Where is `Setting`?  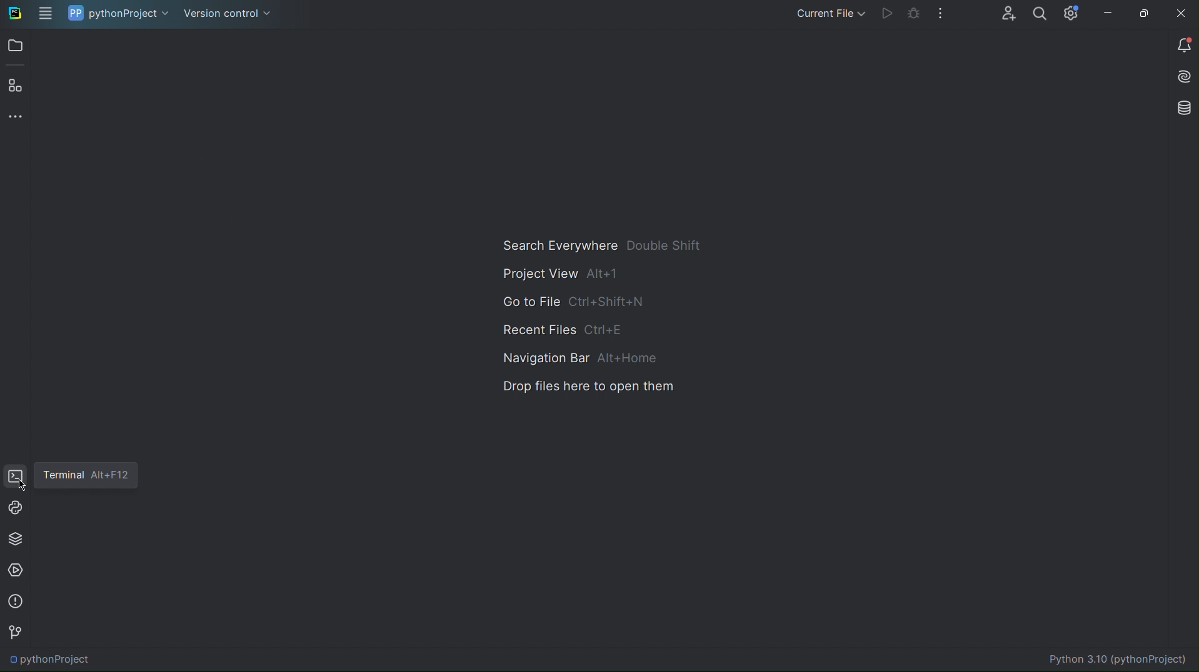
Setting is located at coordinates (1071, 14).